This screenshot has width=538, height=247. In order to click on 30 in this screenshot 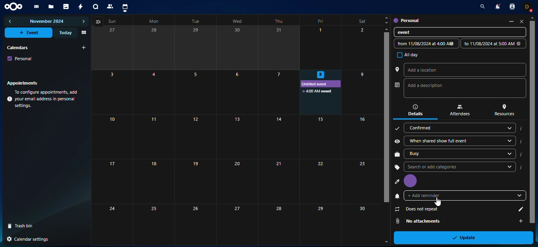, I will do `click(360, 220)`.